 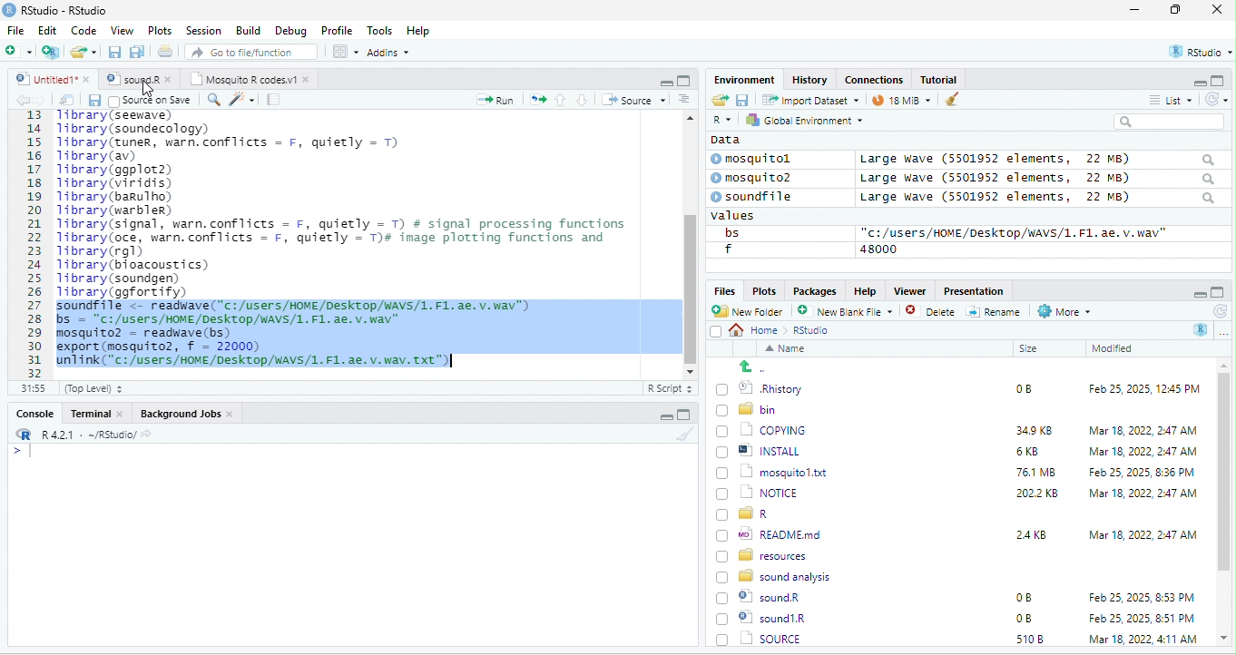 What do you see at coordinates (1017, 386) in the screenshot?
I see `0B` at bounding box center [1017, 386].